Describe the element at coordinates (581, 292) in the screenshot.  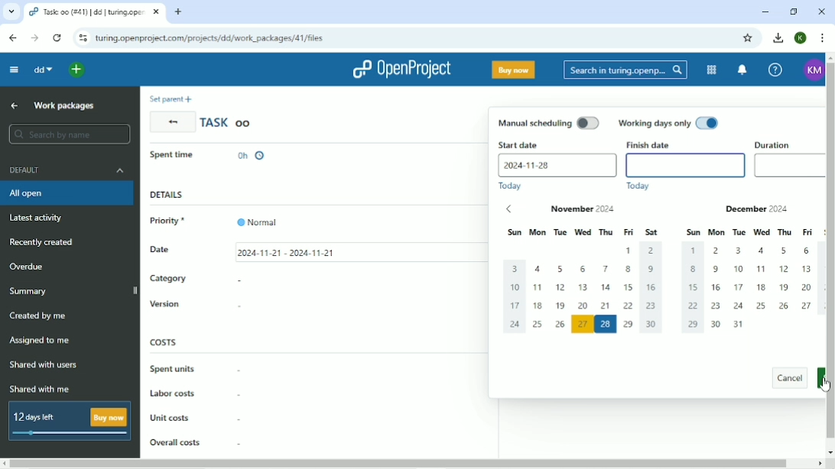
I see `dates of november 2024` at that location.